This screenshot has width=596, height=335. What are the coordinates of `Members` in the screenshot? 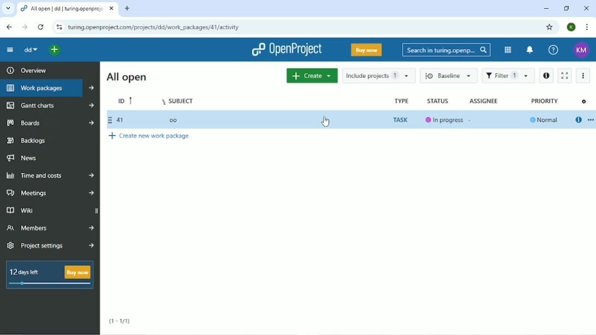 It's located at (50, 227).